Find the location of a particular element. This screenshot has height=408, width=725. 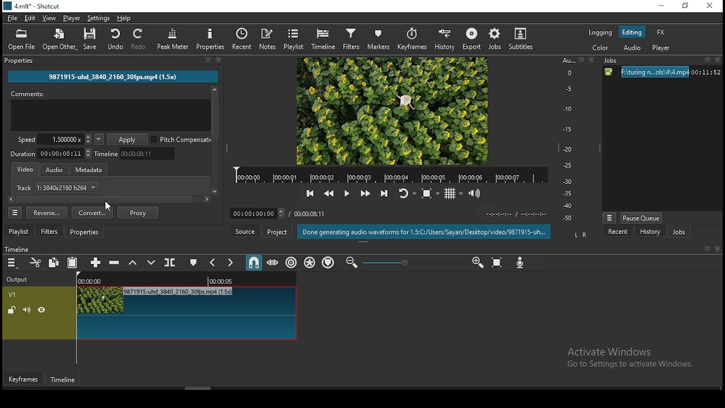

mouse pointer is located at coordinates (147, 307).